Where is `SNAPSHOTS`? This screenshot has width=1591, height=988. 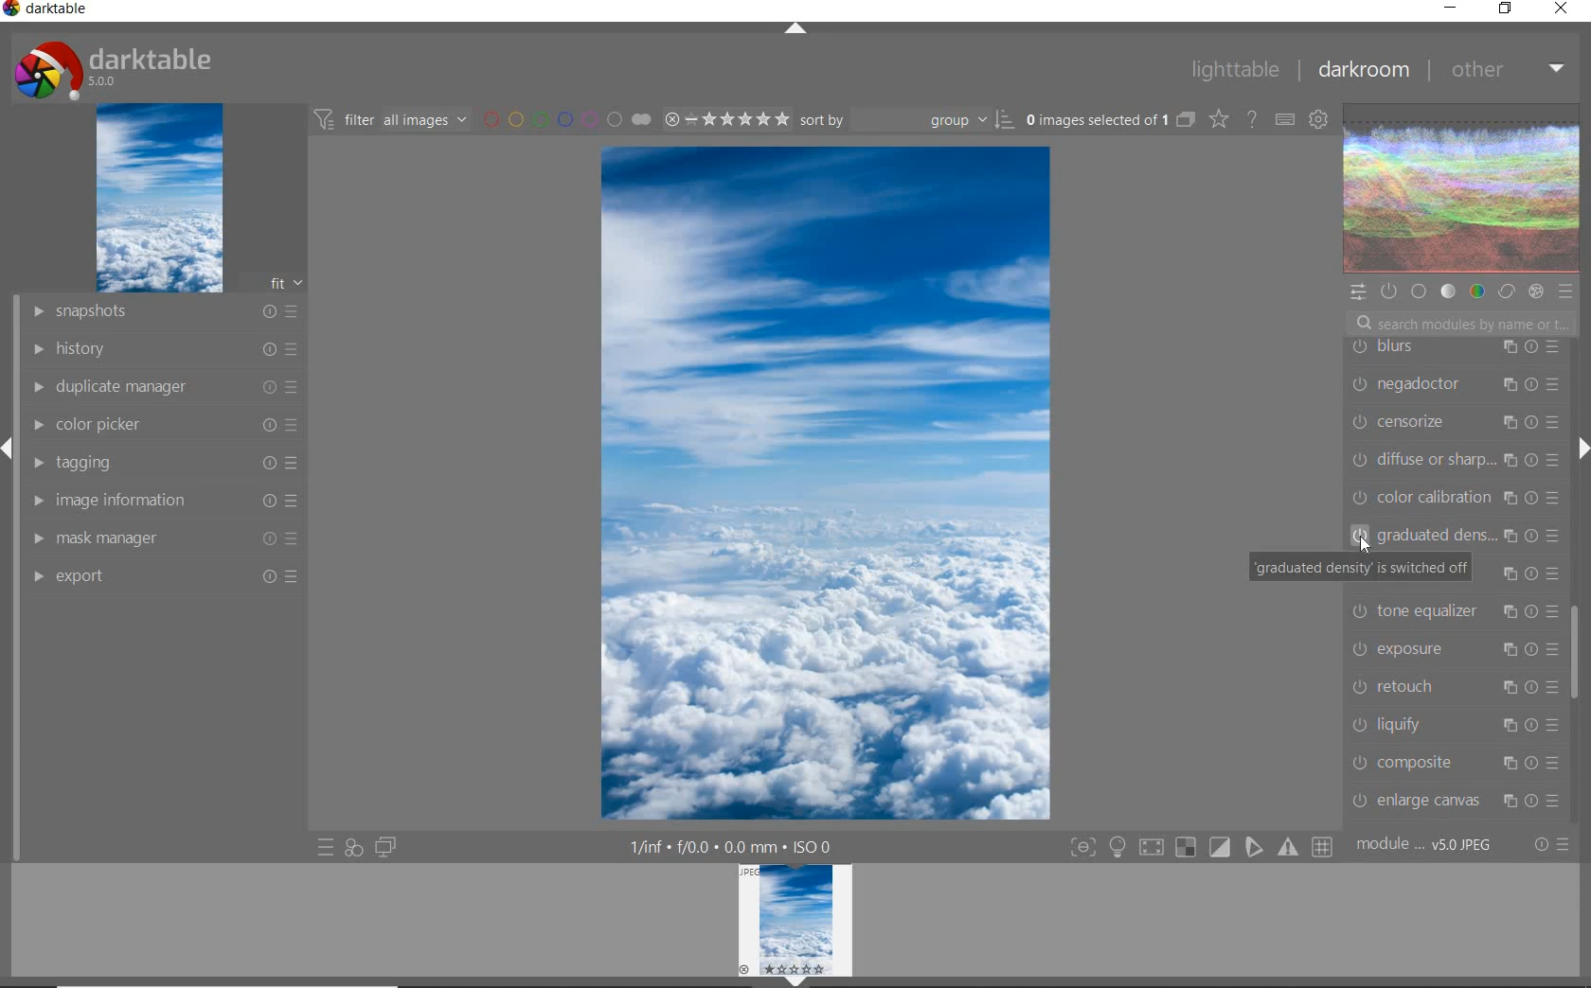
SNAPSHOTS is located at coordinates (166, 311).